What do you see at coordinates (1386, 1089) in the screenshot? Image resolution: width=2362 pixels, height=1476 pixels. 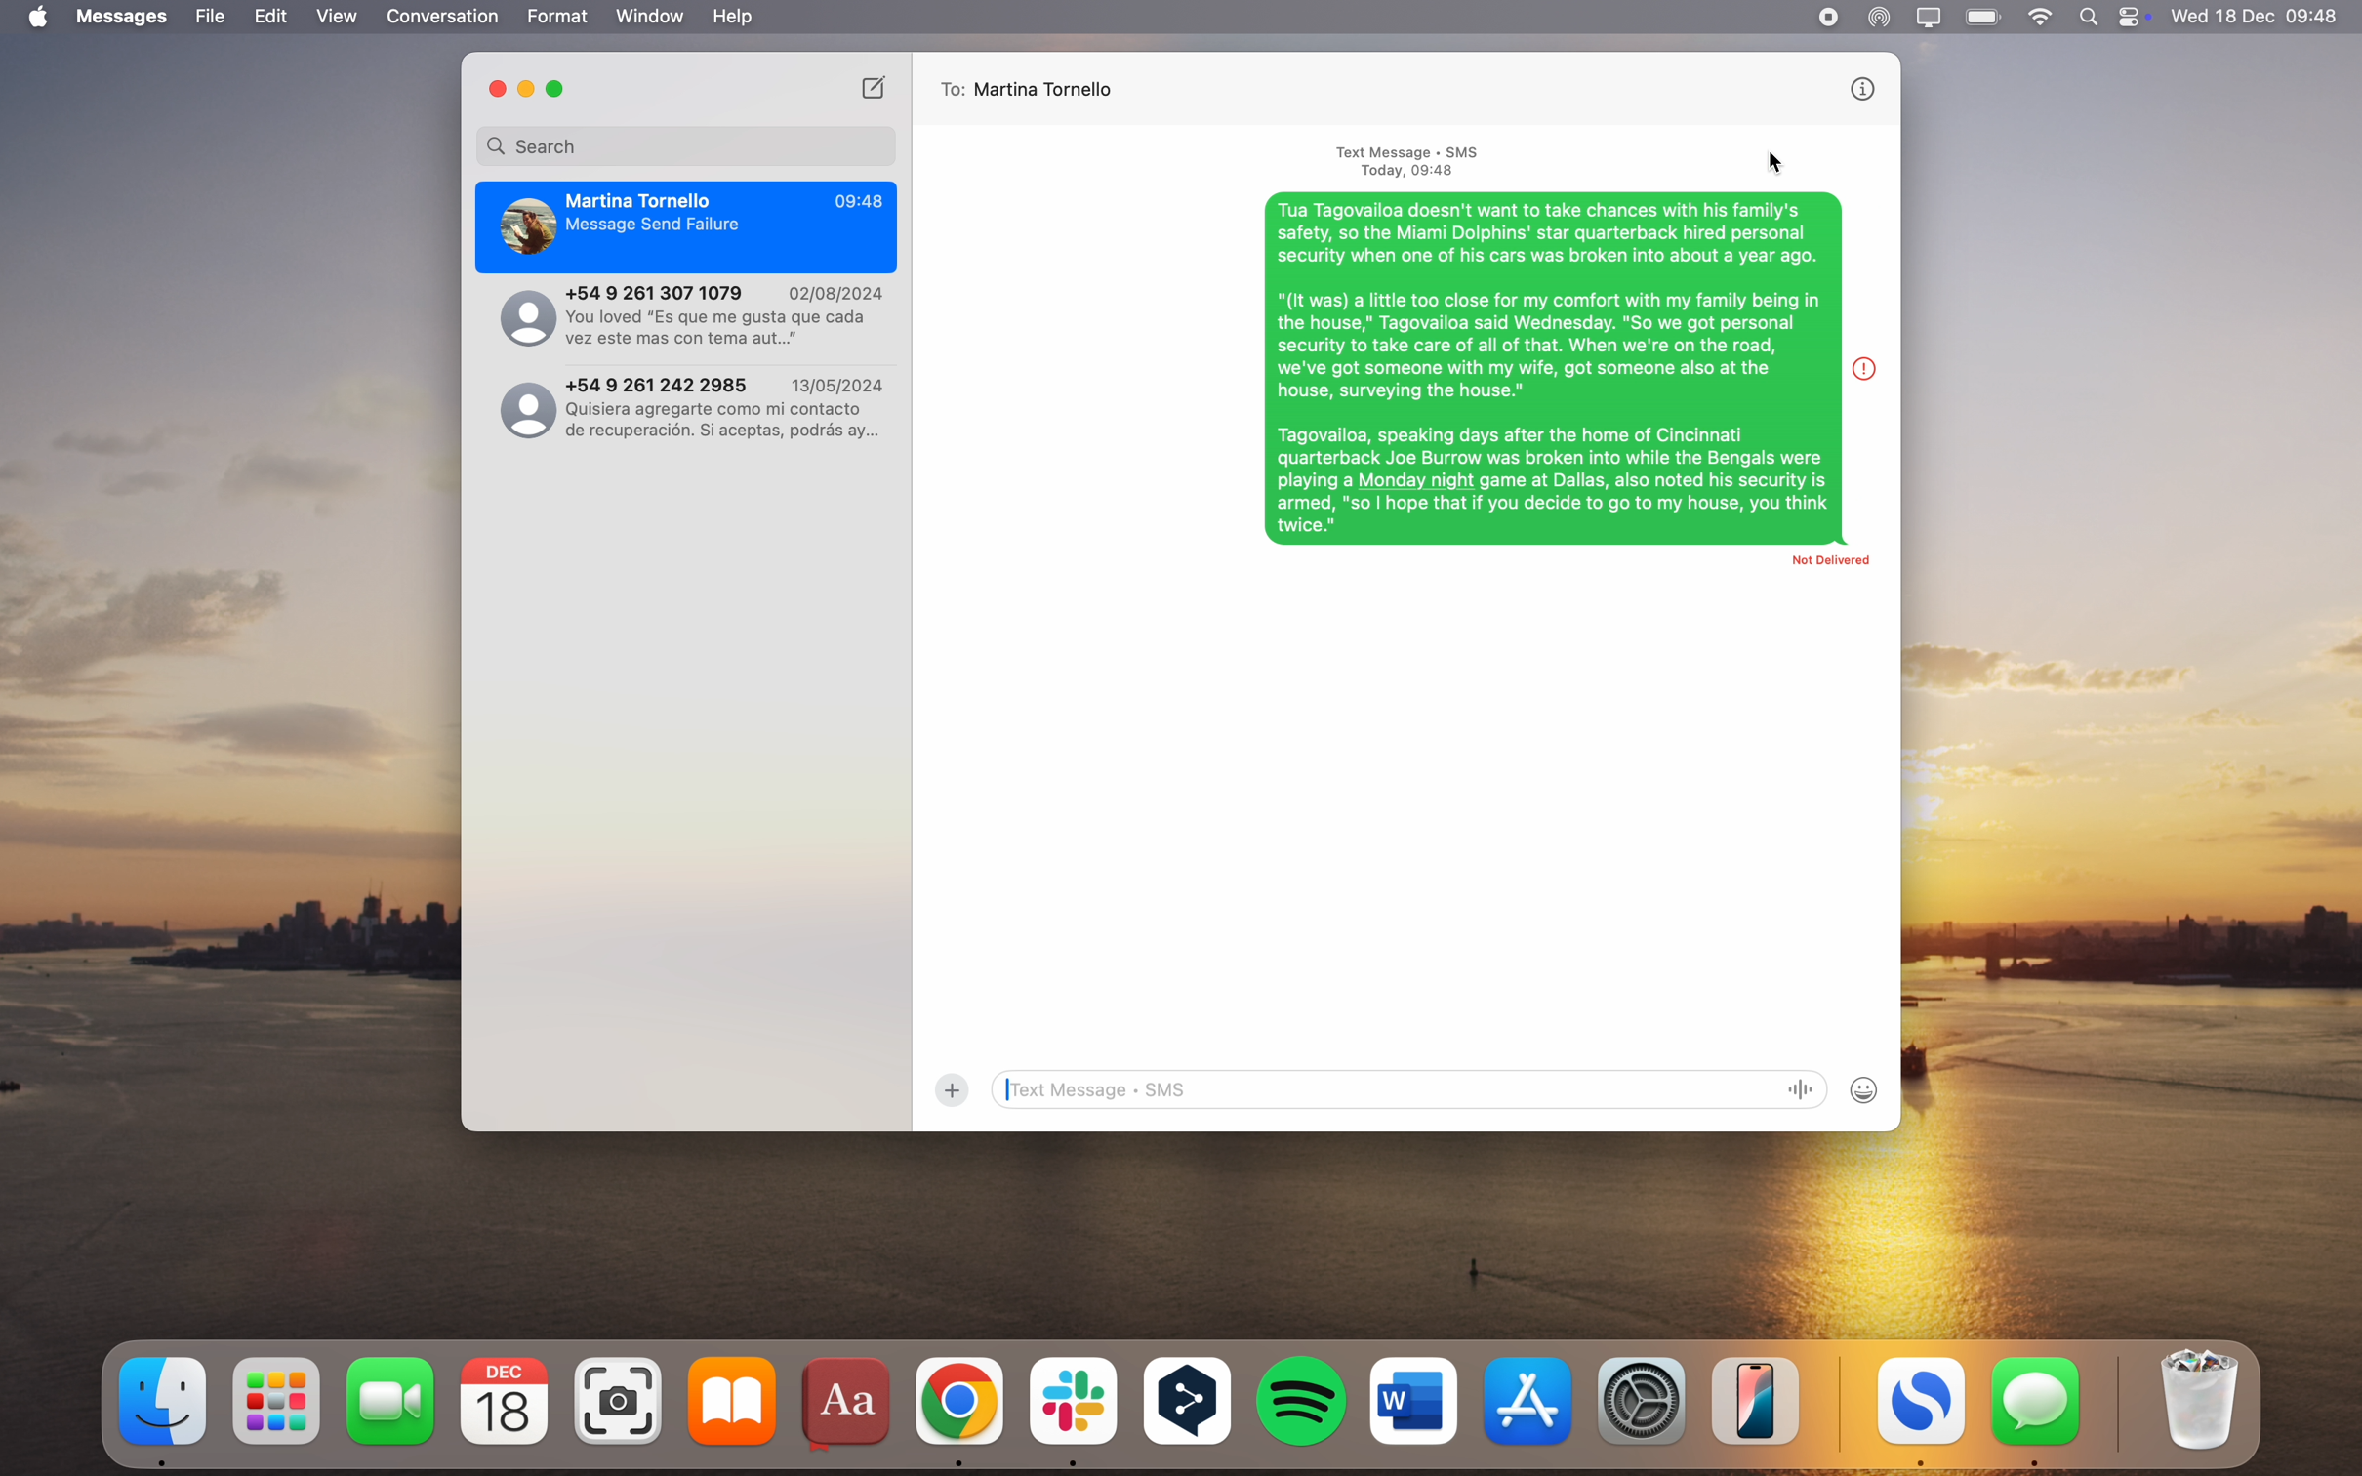 I see `text message` at bounding box center [1386, 1089].